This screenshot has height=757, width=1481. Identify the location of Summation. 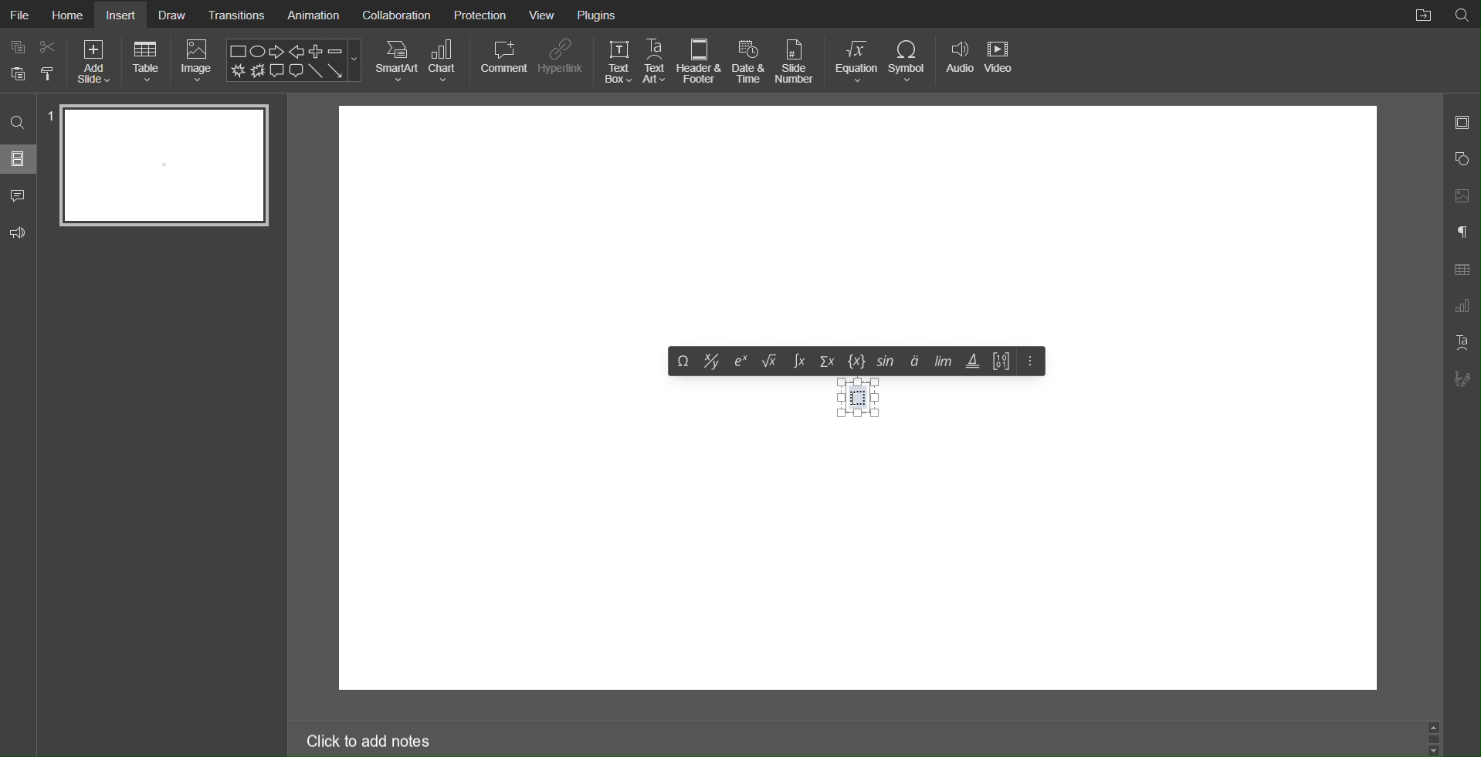
(829, 362).